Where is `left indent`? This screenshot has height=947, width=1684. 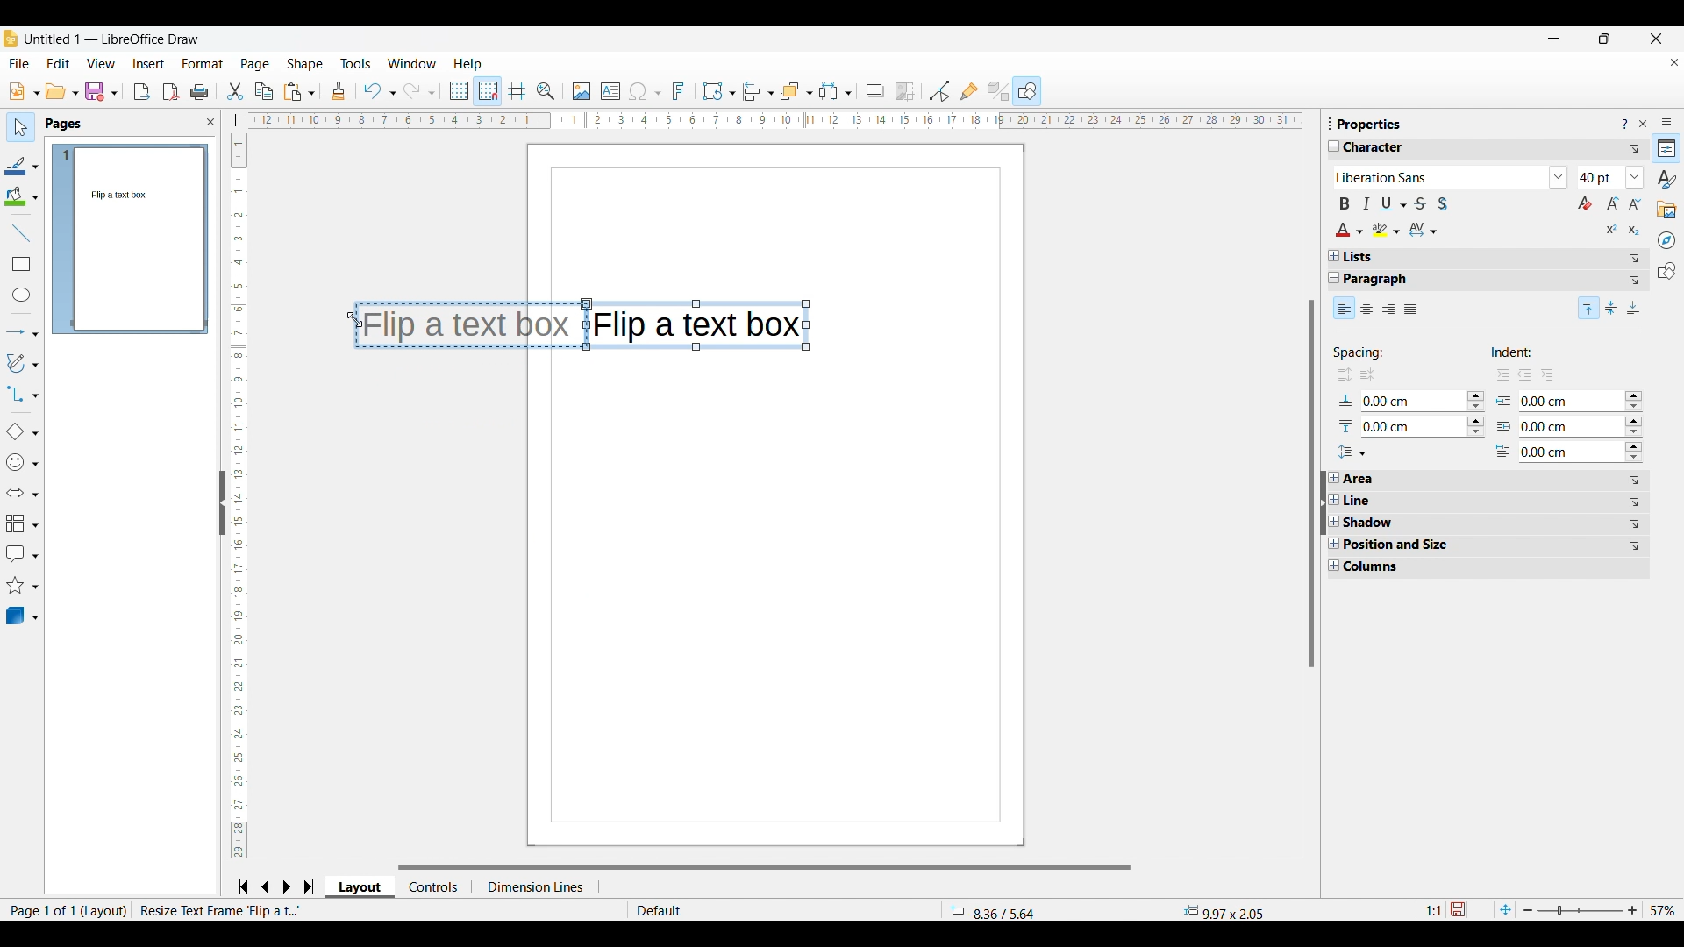
left indent is located at coordinates (1523, 379).